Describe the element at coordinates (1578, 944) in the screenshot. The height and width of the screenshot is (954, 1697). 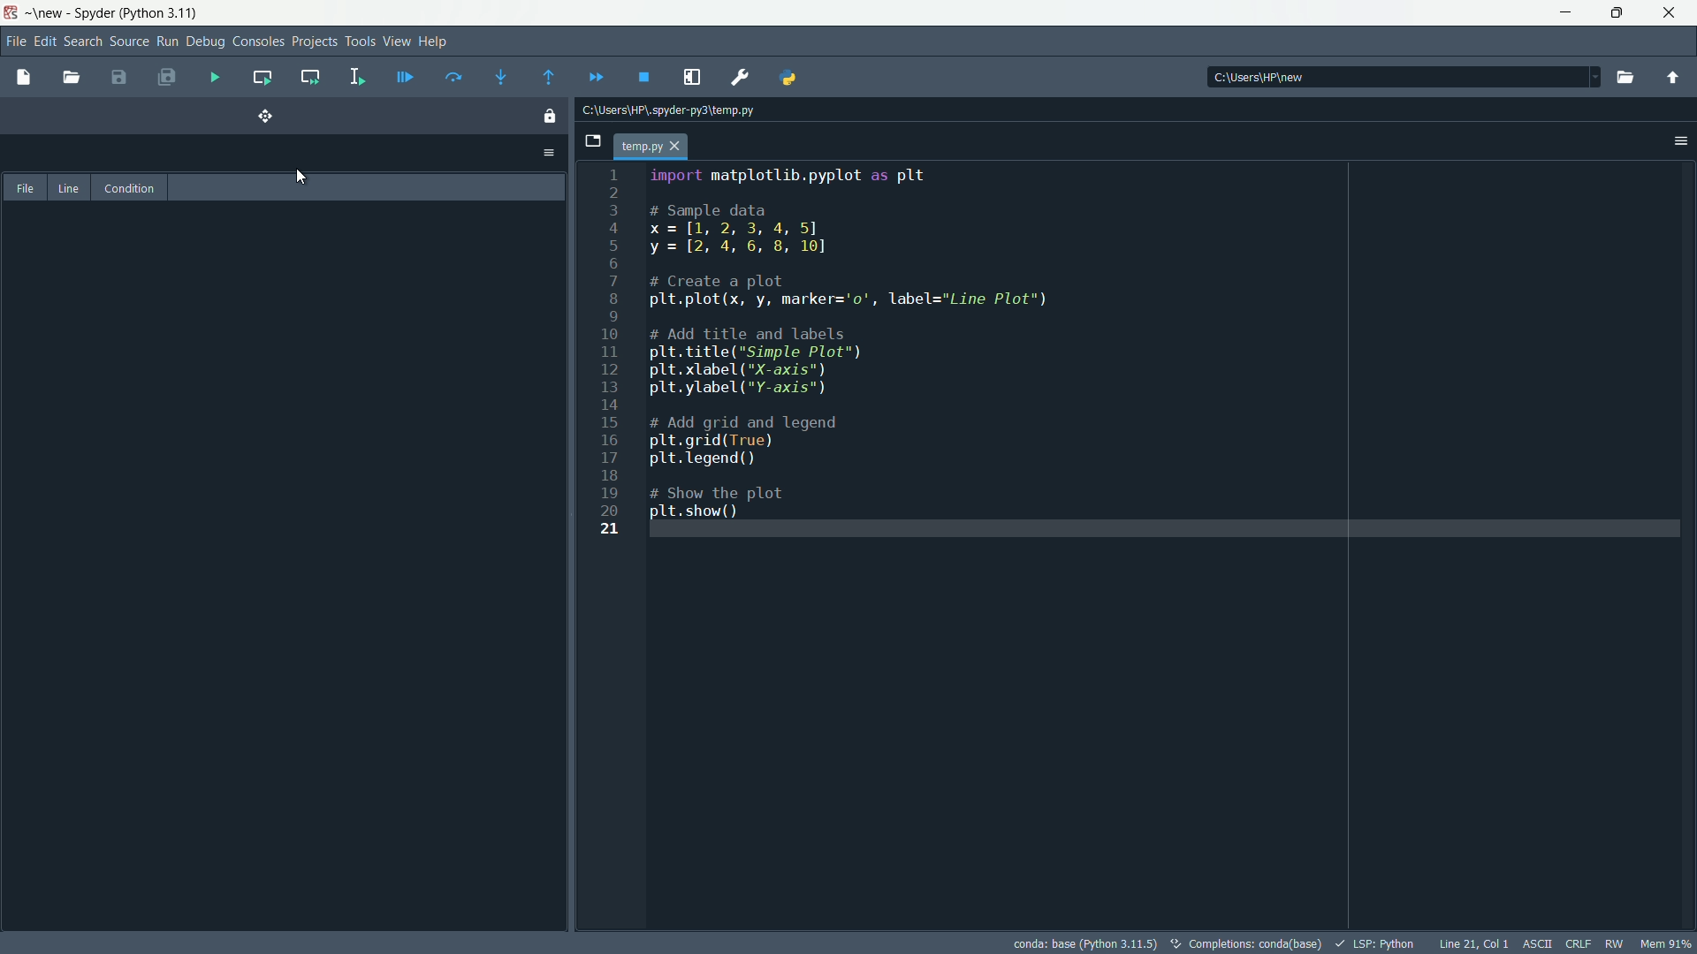
I see `CRLF` at that location.